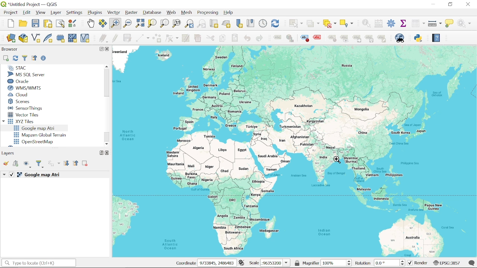  Describe the element at coordinates (131, 13) in the screenshot. I see `Raster` at that location.